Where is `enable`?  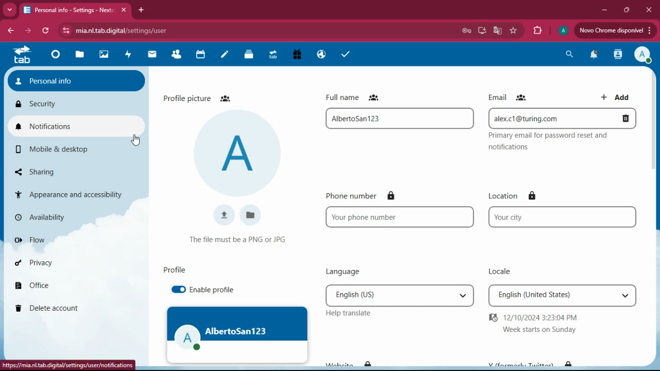 enable is located at coordinates (176, 290).